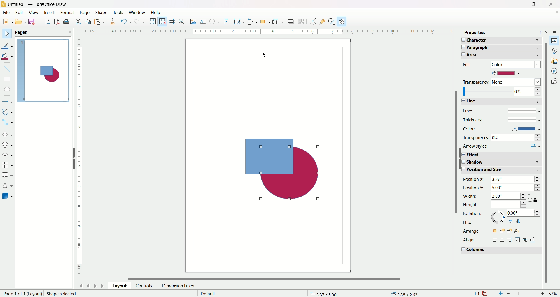 Image resolution: width=560 pixels, height=297 pixels. Describe the element at coordinates (516, 5) in the screenshot. I see `minimize` at that location.